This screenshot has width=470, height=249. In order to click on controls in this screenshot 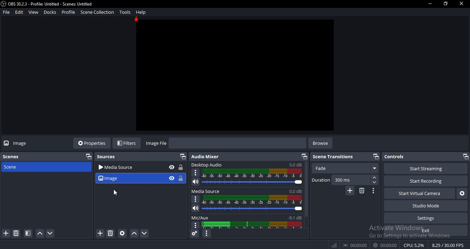, I will do `click(421, 157)`.